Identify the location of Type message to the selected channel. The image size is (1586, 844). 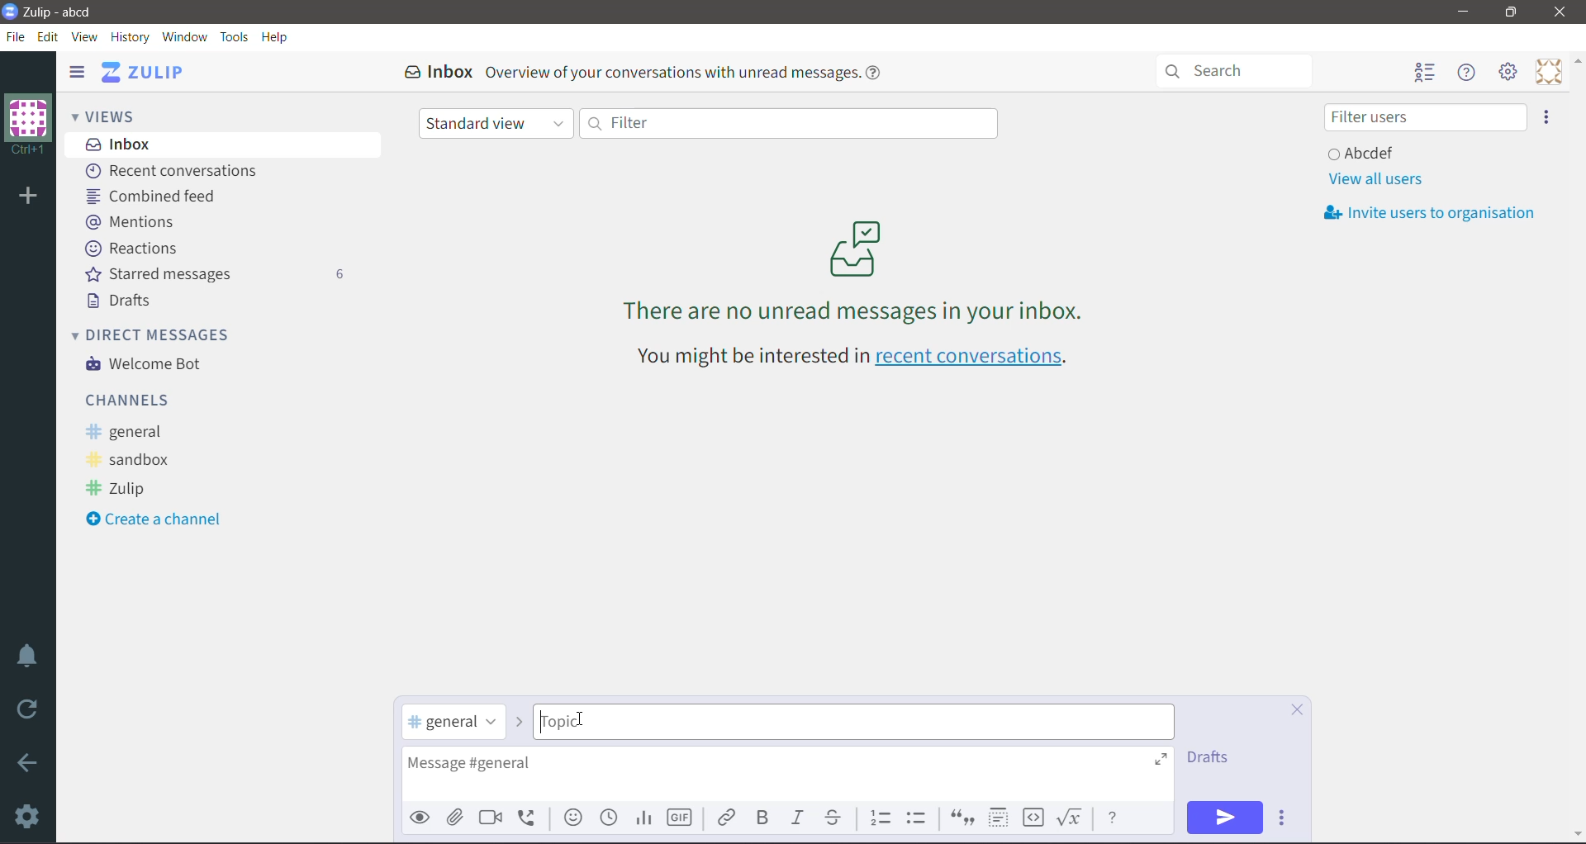
(787, 775).